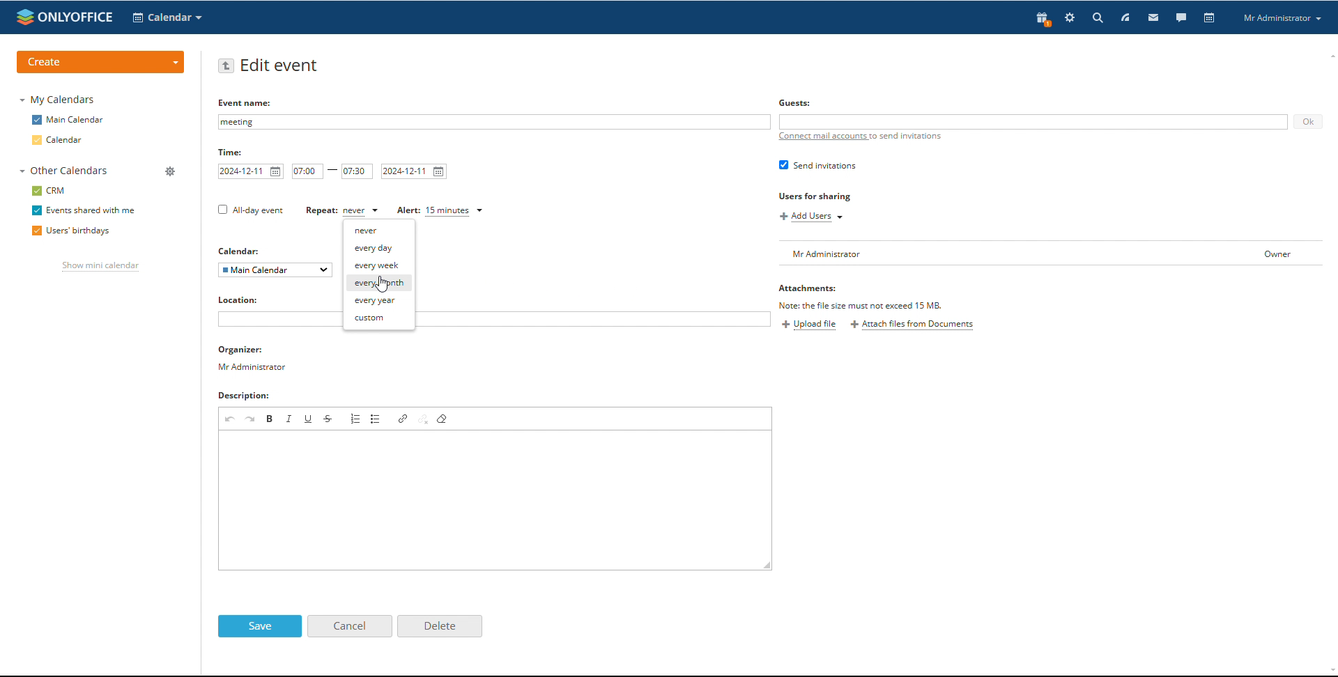 The width and height of the screenshot is (1338, 677). I want to click on go back, so click(226, 65).